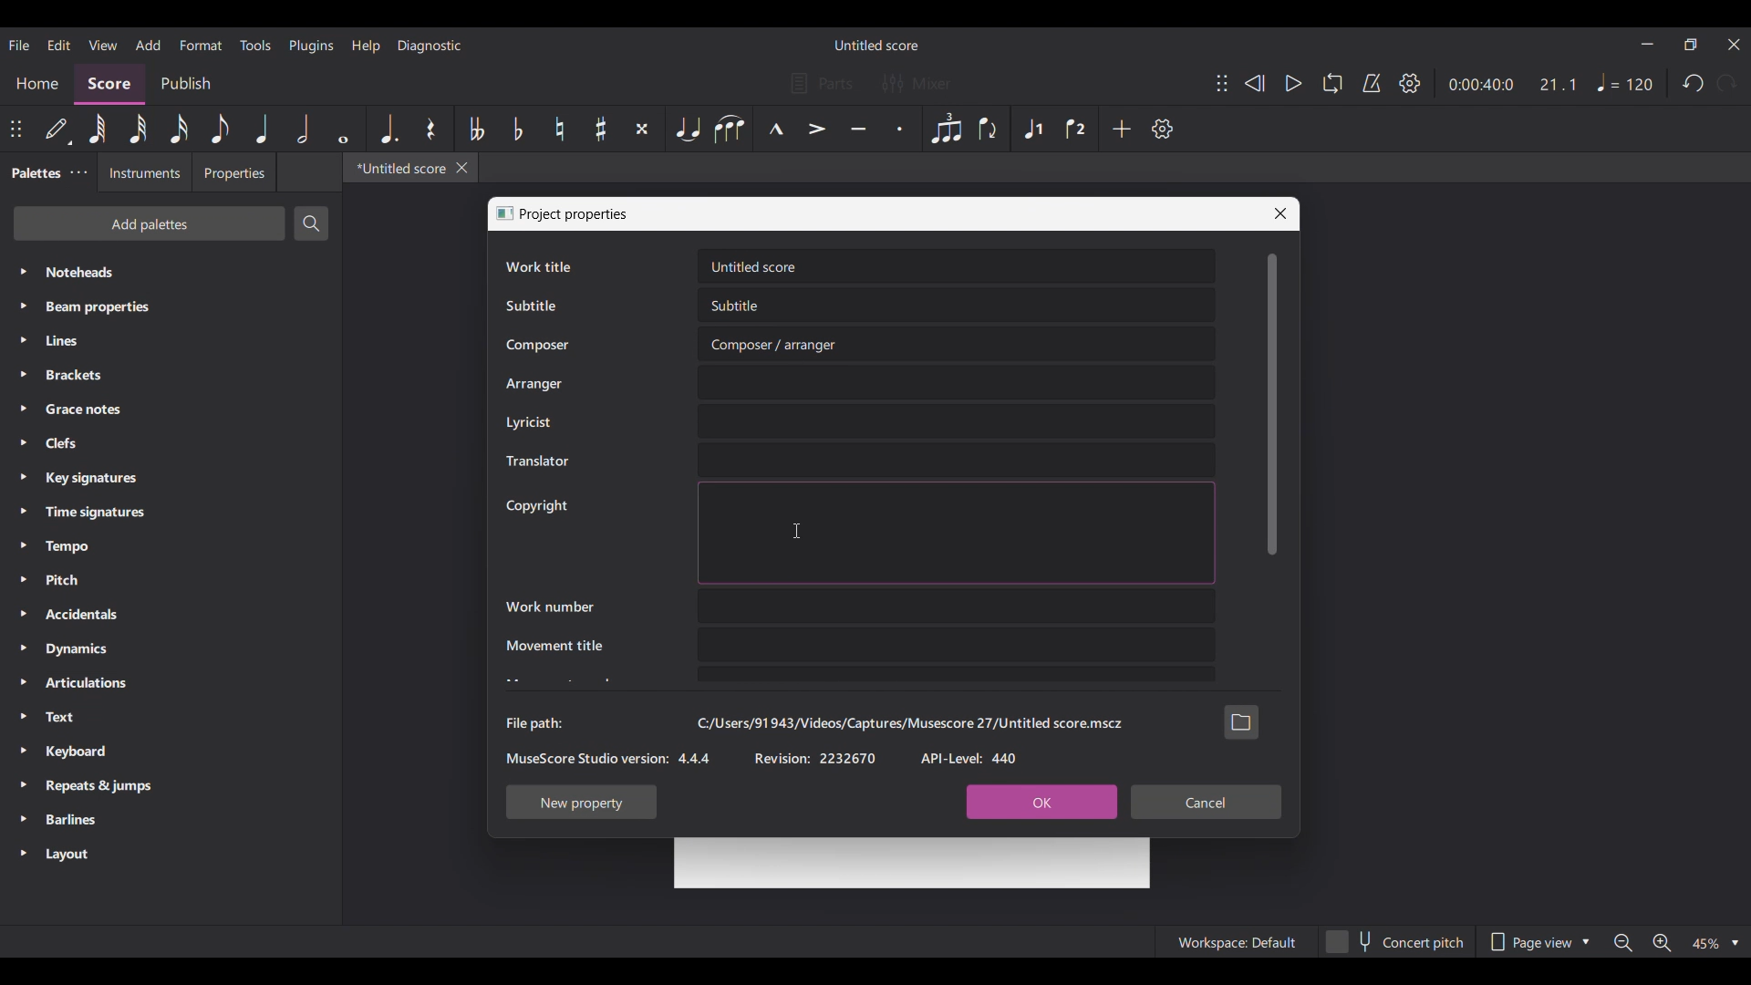 Image resolution: width=1751 pixels, height=985 pixels. What do you see at coordinates (1691, 44) in the screenshot?
I see `Show in smaller tab` at bounding box center [1691, 44].